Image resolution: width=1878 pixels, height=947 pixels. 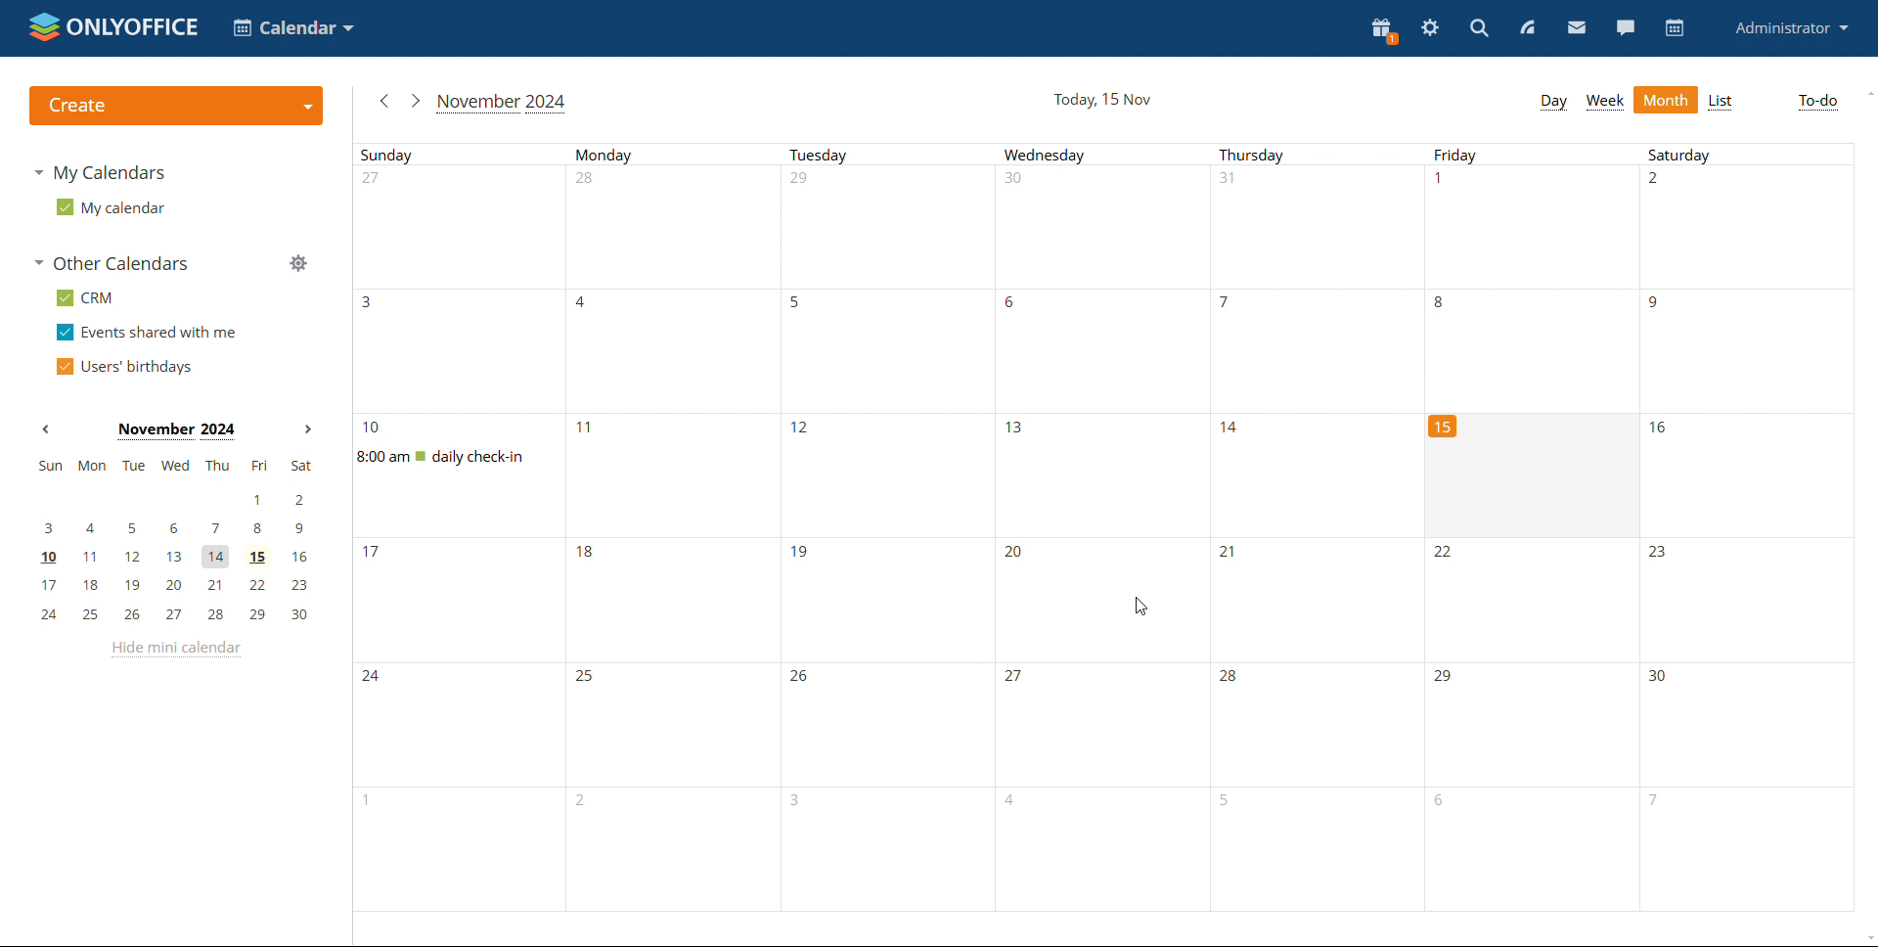 What do you see at coordinates (1530, 155) in the screenshot?
I see `individual day` at bounding box center [1530, 155].